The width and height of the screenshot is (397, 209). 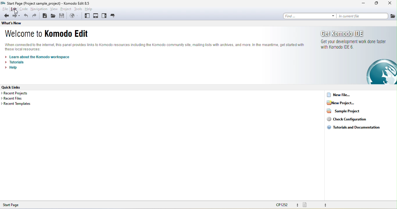 I want to click on save, so click(x=63, y=16).